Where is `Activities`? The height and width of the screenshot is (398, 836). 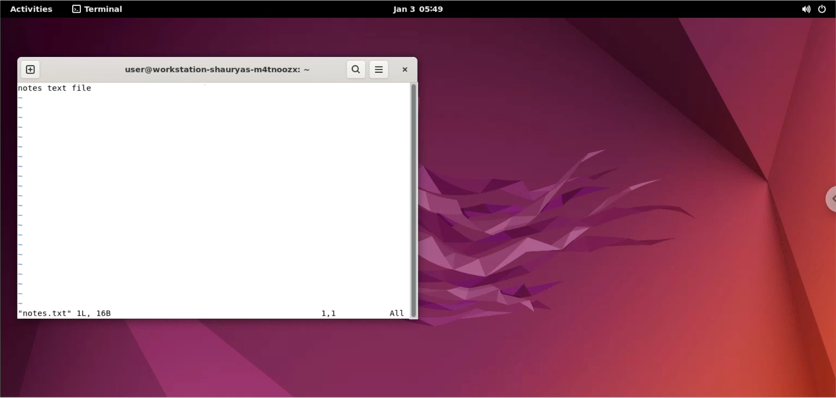
Activities is located at coordinates (32, 10).